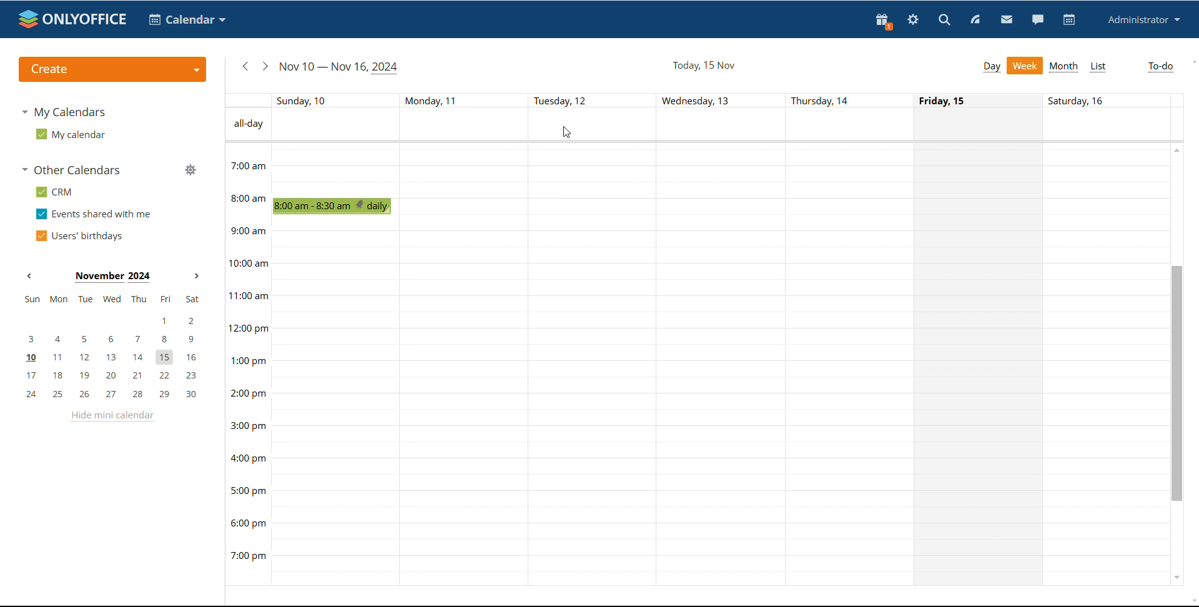 This screenshot has width=1199, height=607. I want to click on feed, so click(976, 21).